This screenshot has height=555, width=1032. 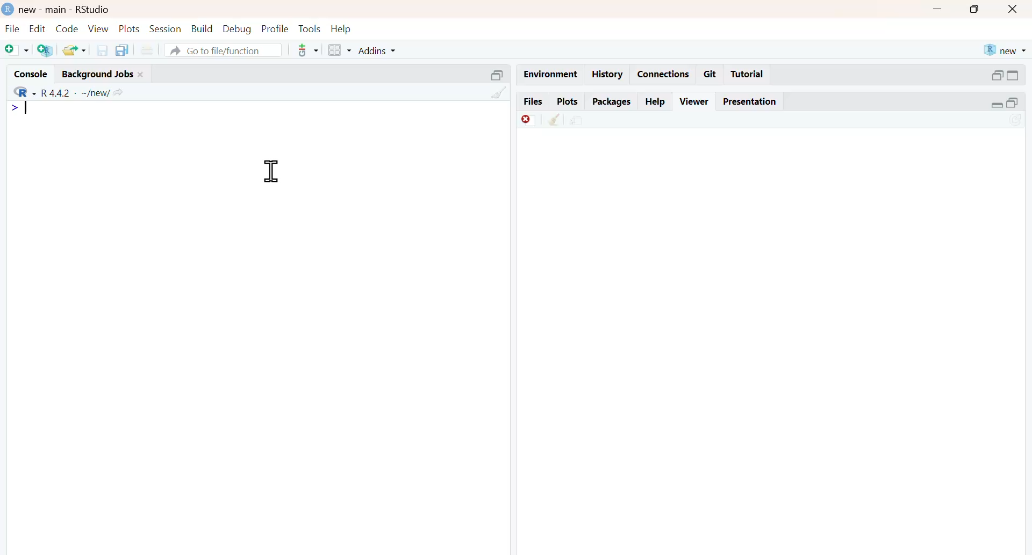 What do you see at coordinates (499, 92) in the screenshot?
I see `` at bounding box center [499, 92].